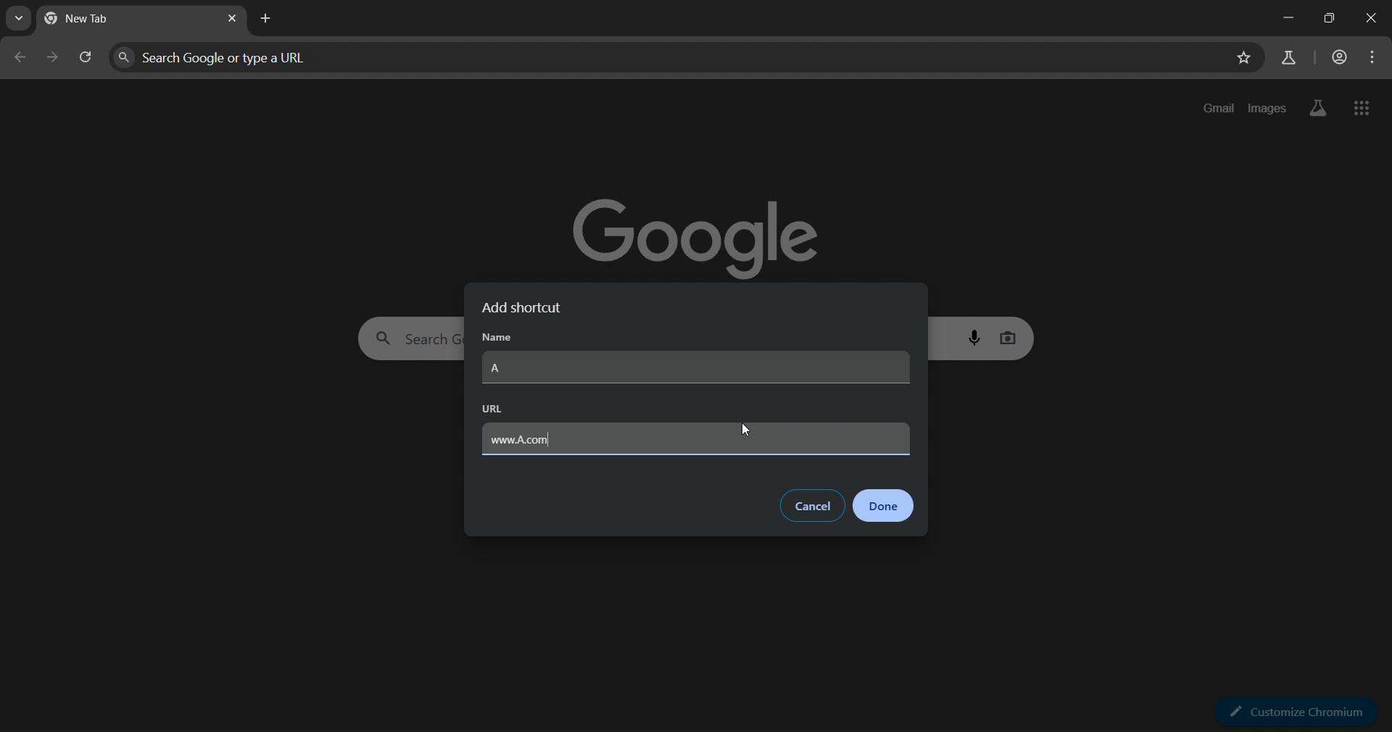 This screenshot has width=1392, height=732. What do you see at coordinates (233, 20) in the screenshot?
I see `close tab` at bounding box center [233, 20].